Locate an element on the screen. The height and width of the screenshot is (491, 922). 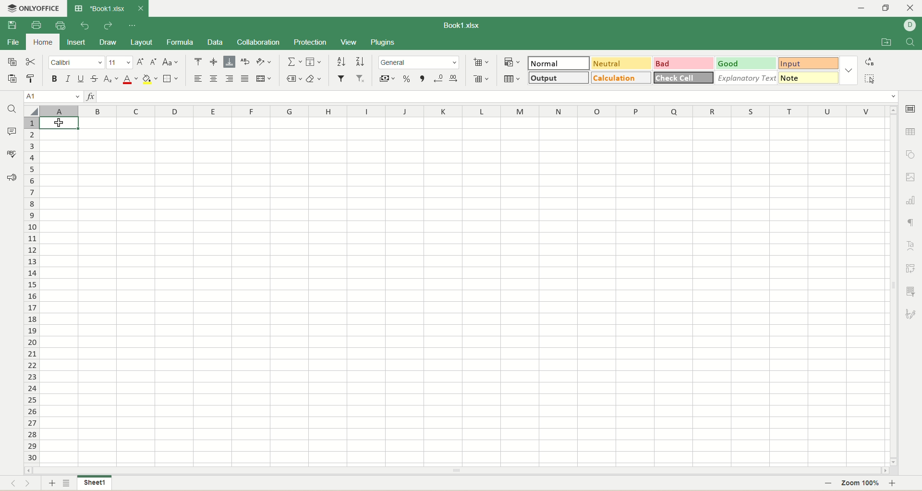
orientation is located at coordinates (263, 61).